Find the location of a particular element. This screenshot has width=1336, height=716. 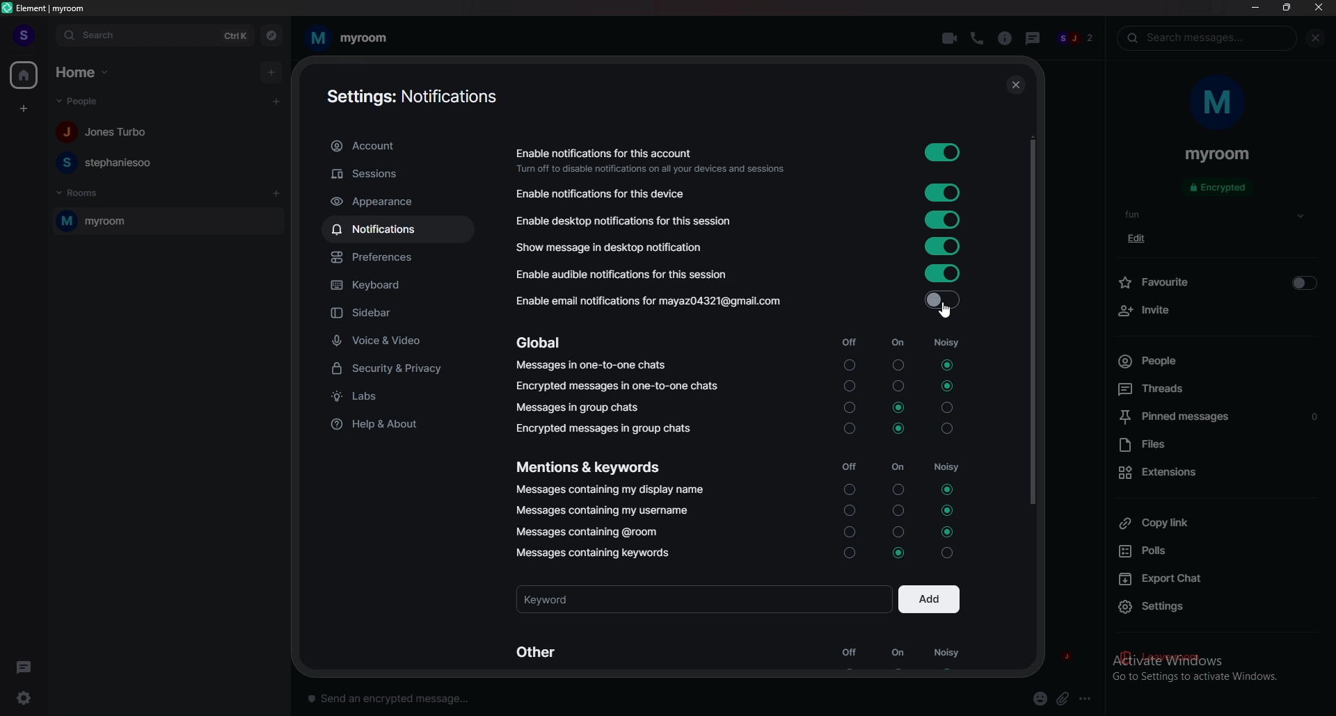

keyboard is located at coordinates (401, 286).